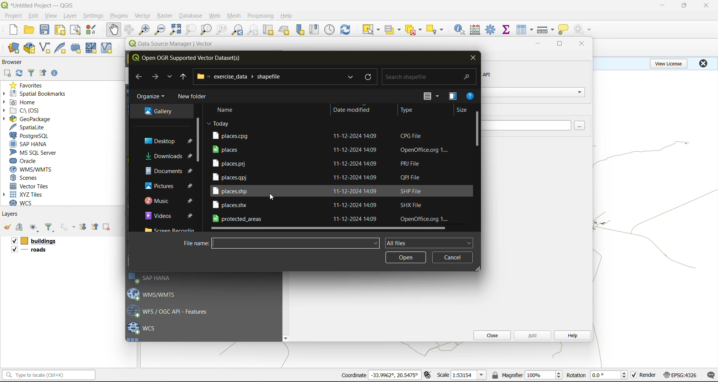  I want to click on open, so click(29, 30).